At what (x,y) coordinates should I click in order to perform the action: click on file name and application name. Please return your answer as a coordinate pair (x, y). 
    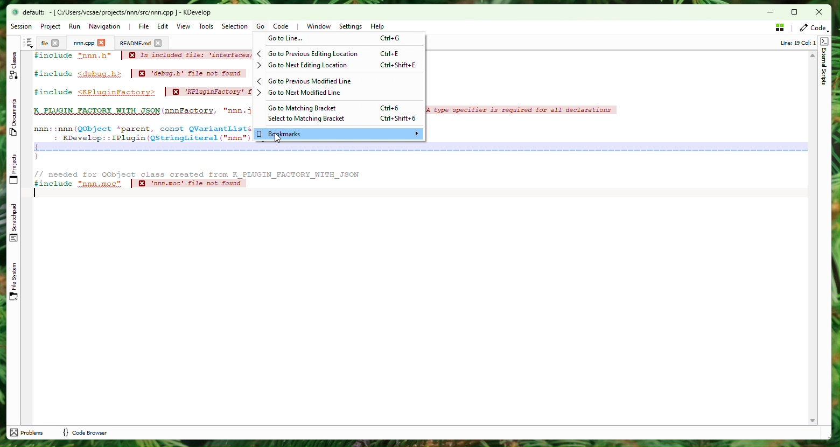
    Looking at the image, I should click on (117, 12).